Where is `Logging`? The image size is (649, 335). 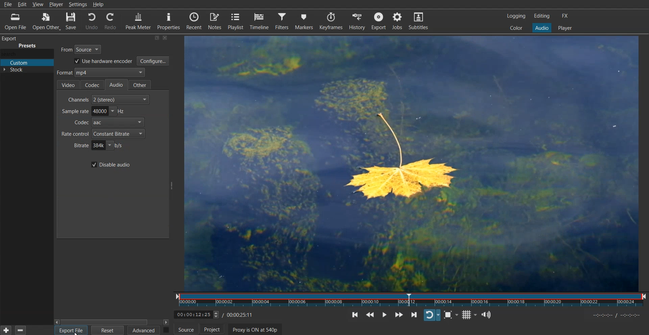
Logging is located at coordinates (516, 16).